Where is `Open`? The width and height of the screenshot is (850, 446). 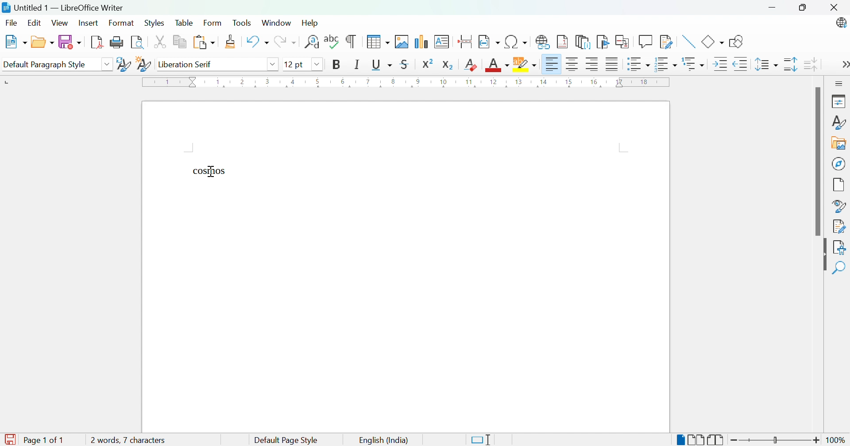
Open is located at coordinates (42, 42).